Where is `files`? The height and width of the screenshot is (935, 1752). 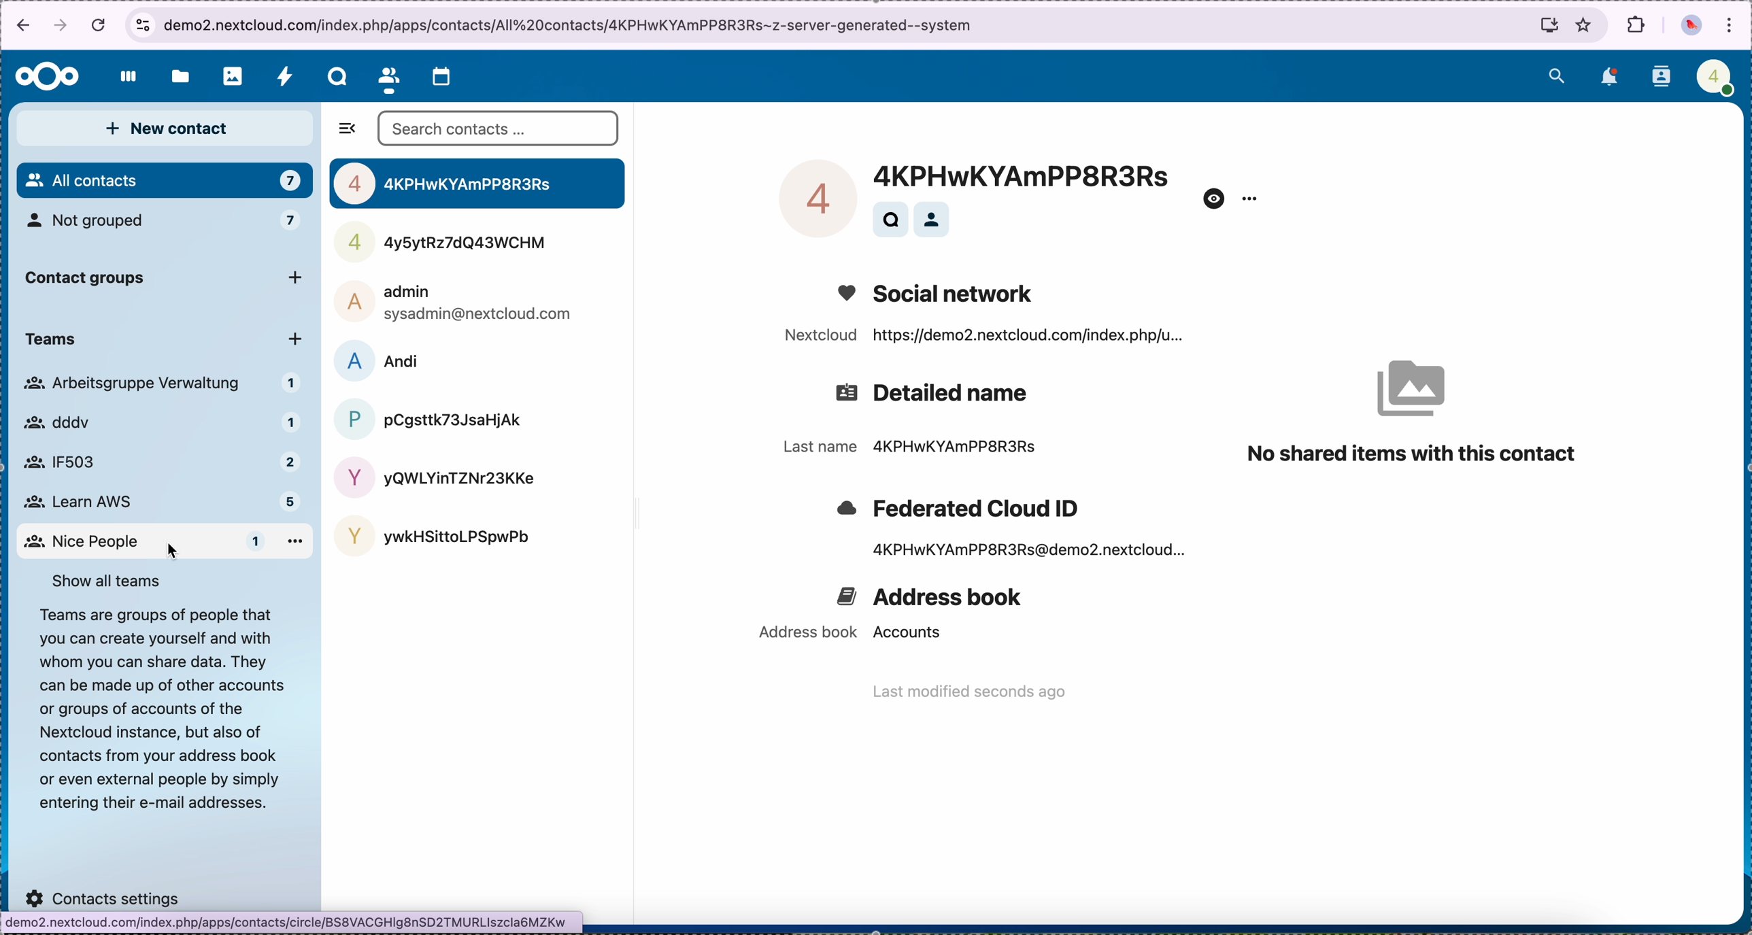 files is located at coordinates (178, 75).